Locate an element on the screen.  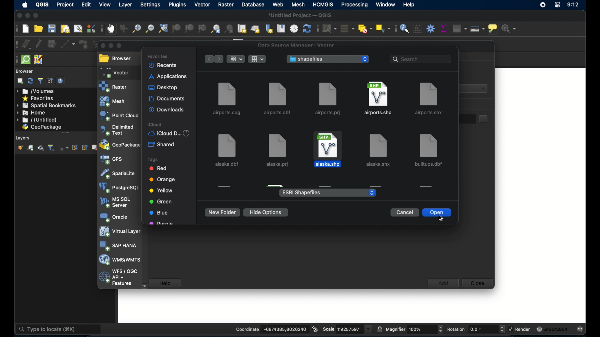
coordinate  is located at coordinates (265, 328).